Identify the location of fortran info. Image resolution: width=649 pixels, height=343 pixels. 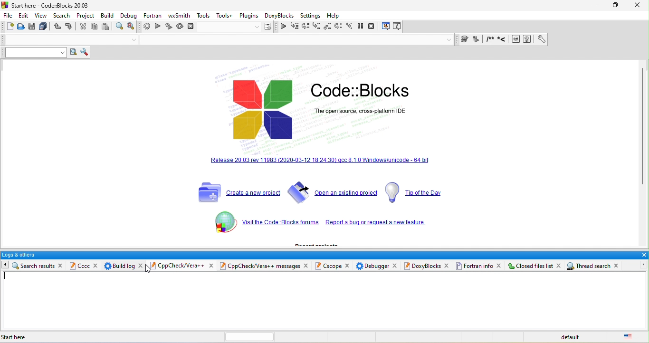
(475, 266).